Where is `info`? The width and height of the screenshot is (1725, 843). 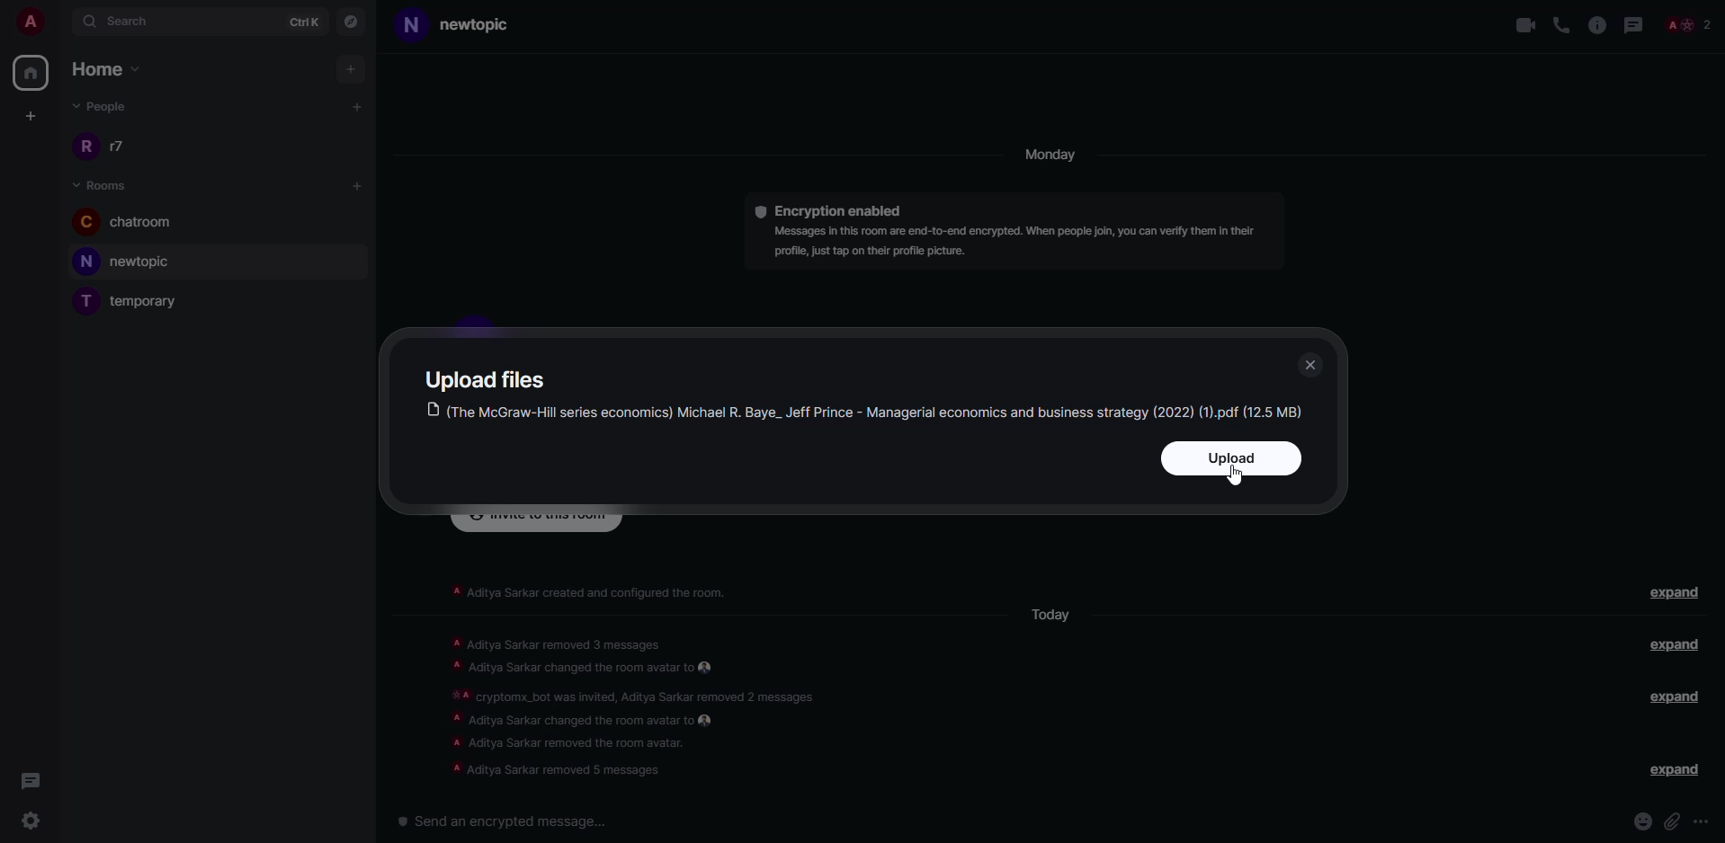
info is located at coordinates (1596, 24).